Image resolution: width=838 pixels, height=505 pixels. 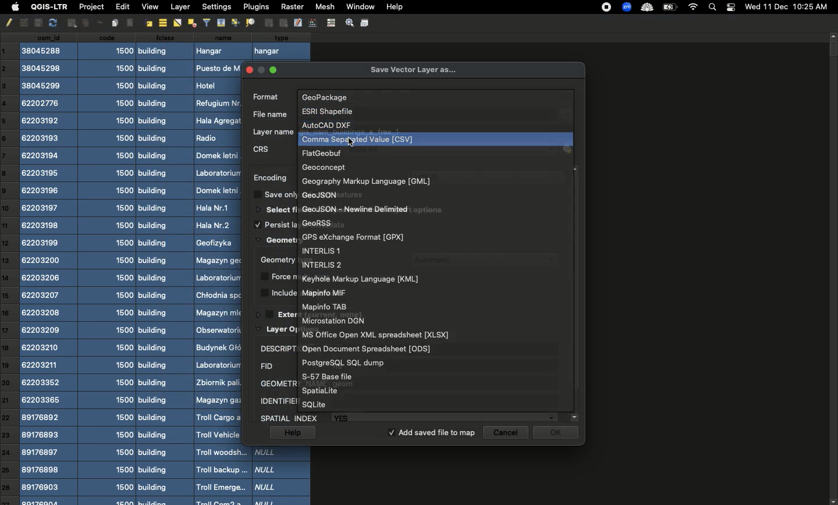 What do you see at coordinates (13, 8) in the screenshot?
I see `Apple` at bounding box center [13, 8].